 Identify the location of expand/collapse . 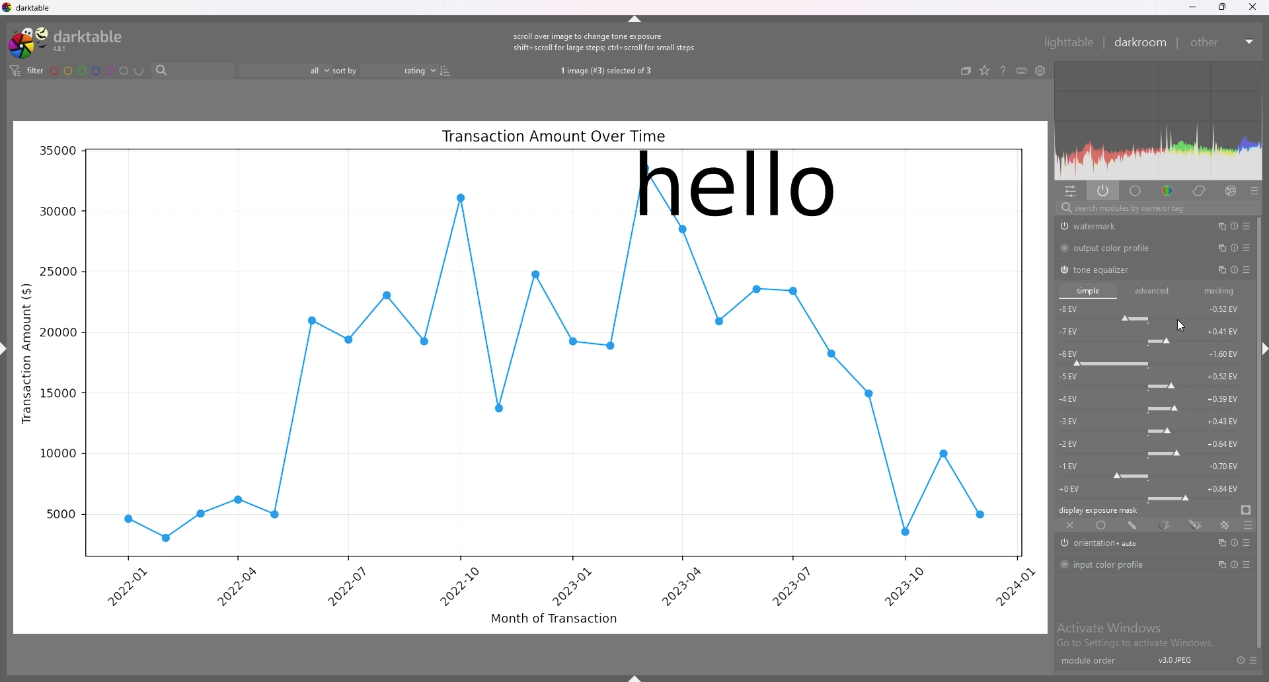
(1249, 42).